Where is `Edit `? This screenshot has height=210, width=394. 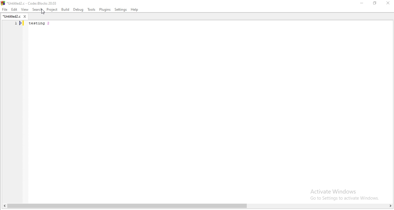 Edit  is located at coordinates (14, 10).